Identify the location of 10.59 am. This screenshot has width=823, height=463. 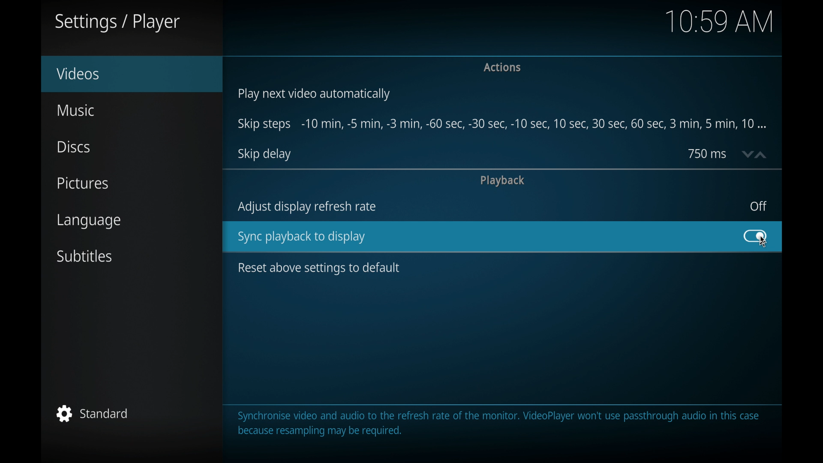
(718, 22).